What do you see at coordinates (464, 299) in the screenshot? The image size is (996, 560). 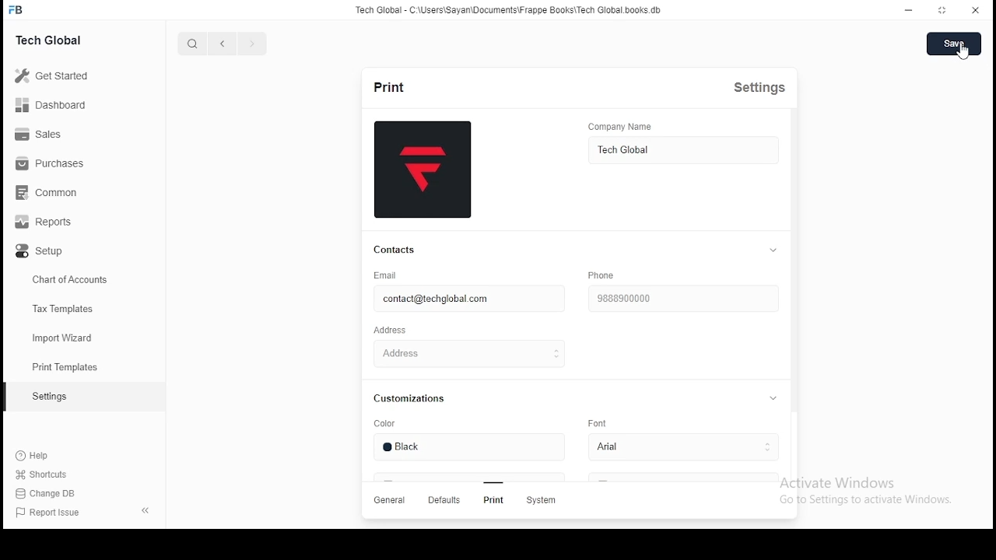 I see `EMAIL INPUT BOX` at bounding box center [464, 299].